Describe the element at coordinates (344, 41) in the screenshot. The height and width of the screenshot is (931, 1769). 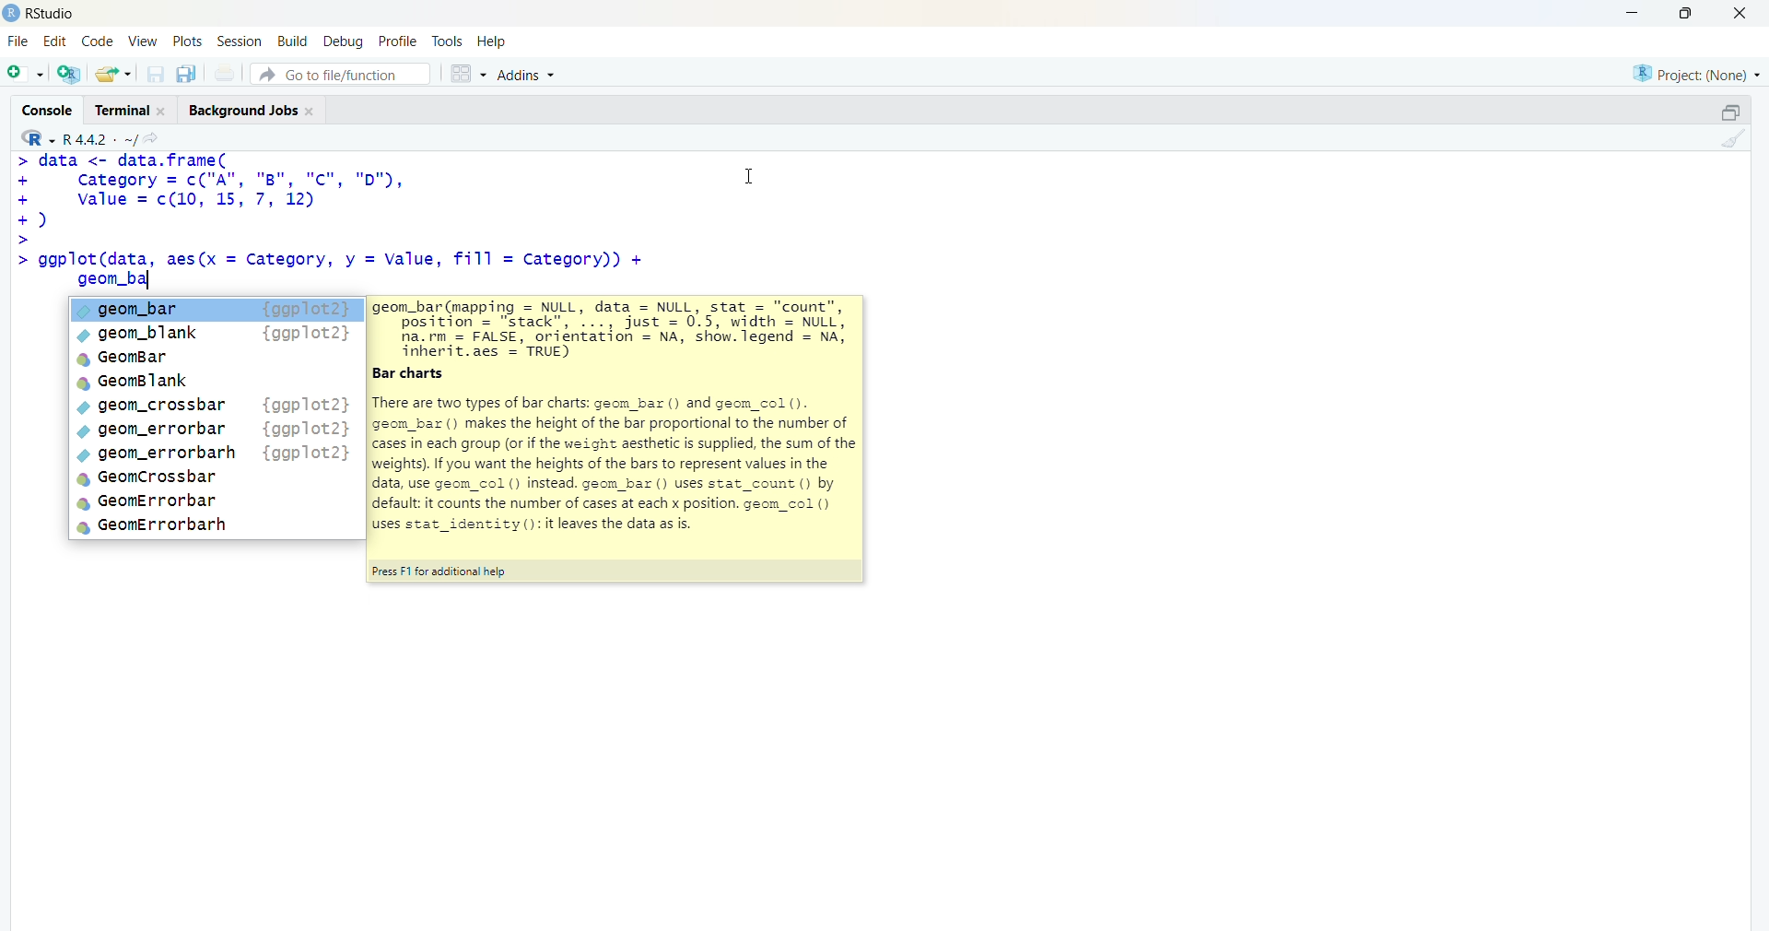
I see `debug` at that location.